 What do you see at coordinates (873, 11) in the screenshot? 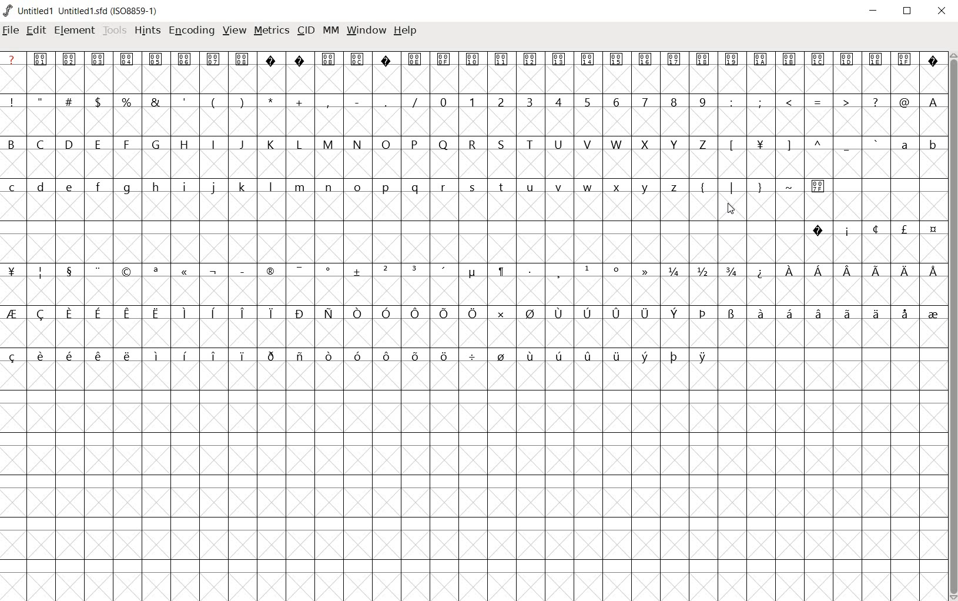
I see `minimize` at bounding box center [873, 11].